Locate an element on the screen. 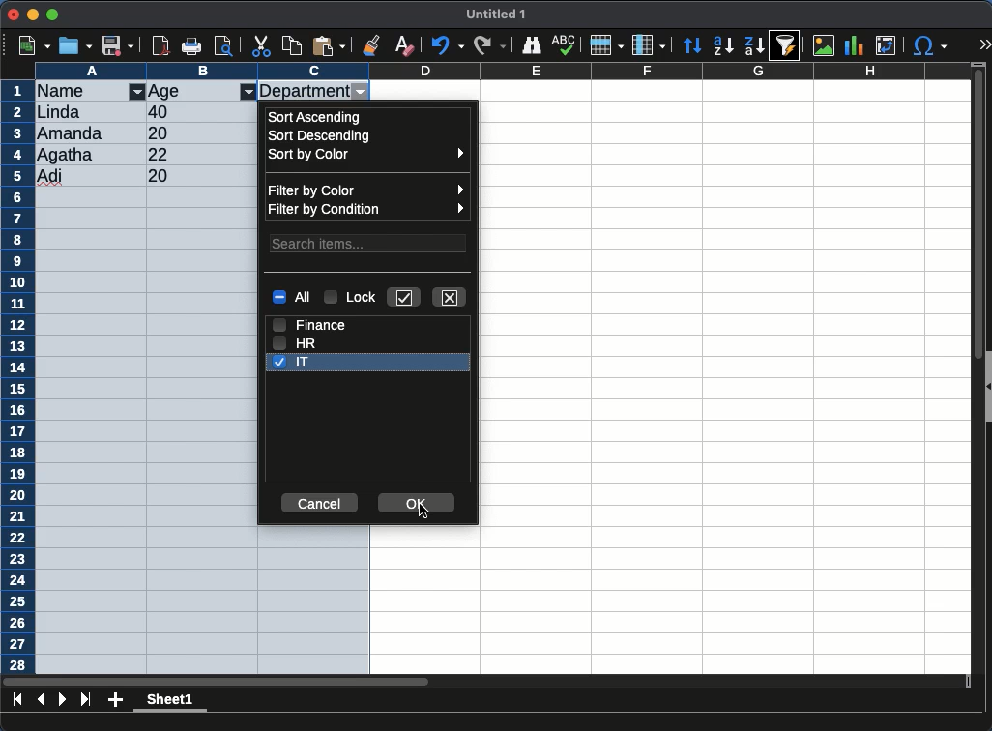  add is located at coordinates (115, 701).